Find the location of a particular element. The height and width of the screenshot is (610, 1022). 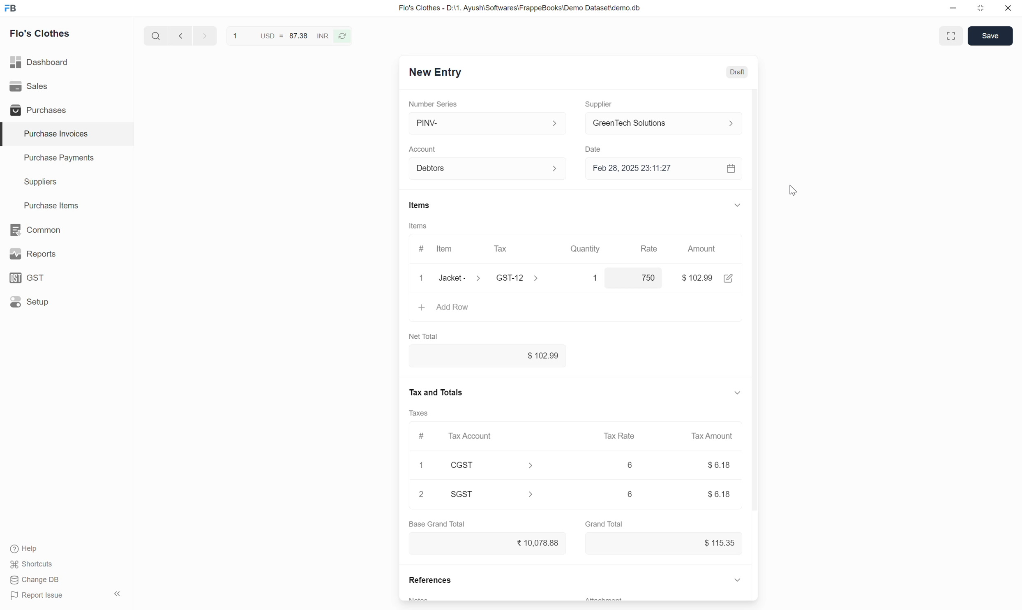

Collapse is located at coordinates (738, 205).